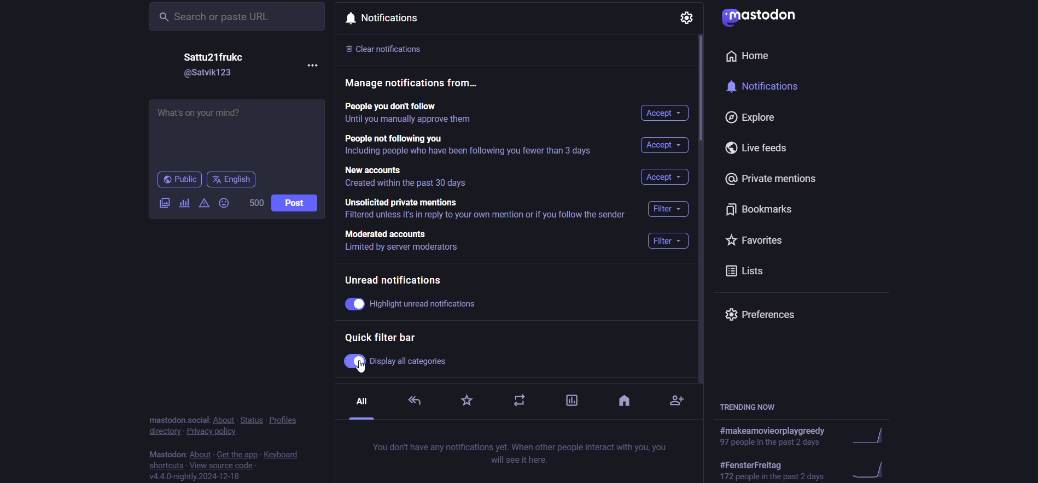  Describe the element at coordinates (743, 116) in the screenshot. I see `explore` at that location.